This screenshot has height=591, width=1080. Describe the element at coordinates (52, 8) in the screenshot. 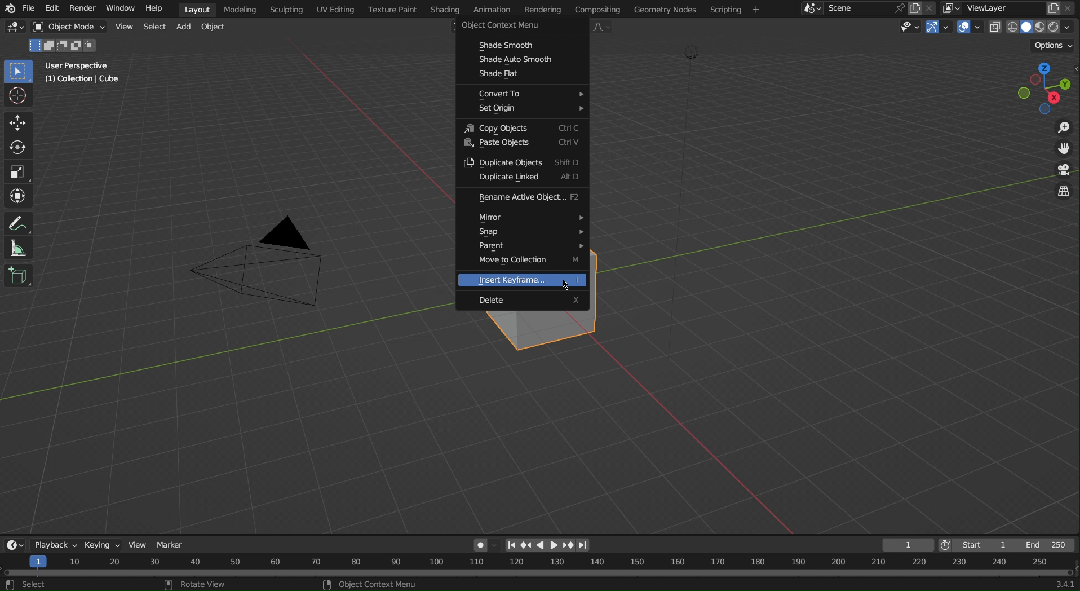

I see `Edit` at that location.